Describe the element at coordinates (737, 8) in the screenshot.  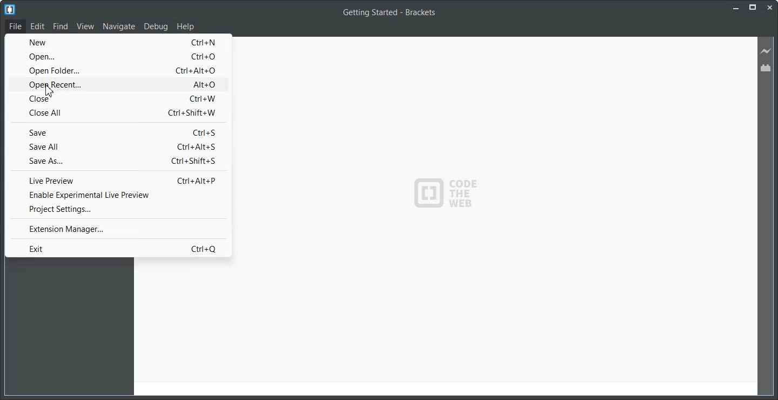
I see `Minimize` at that location.